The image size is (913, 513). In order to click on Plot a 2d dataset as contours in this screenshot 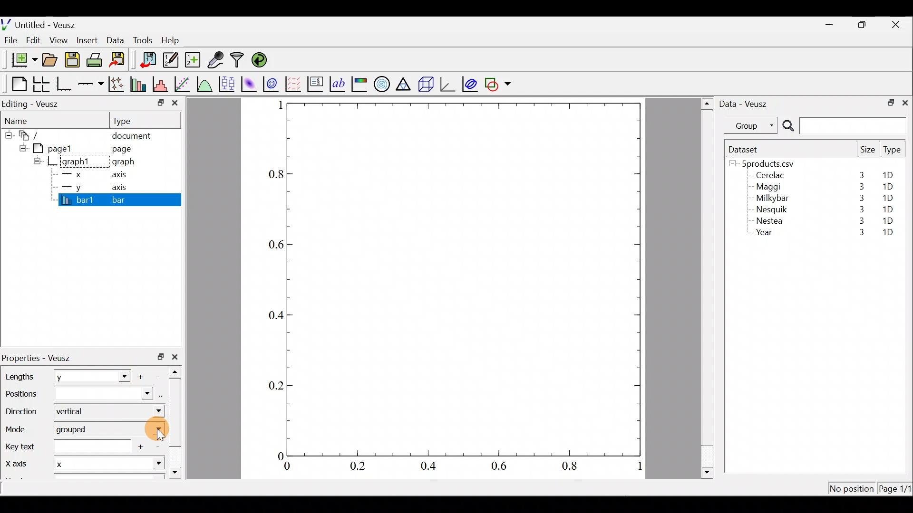, I will do `click(273, 84)`.